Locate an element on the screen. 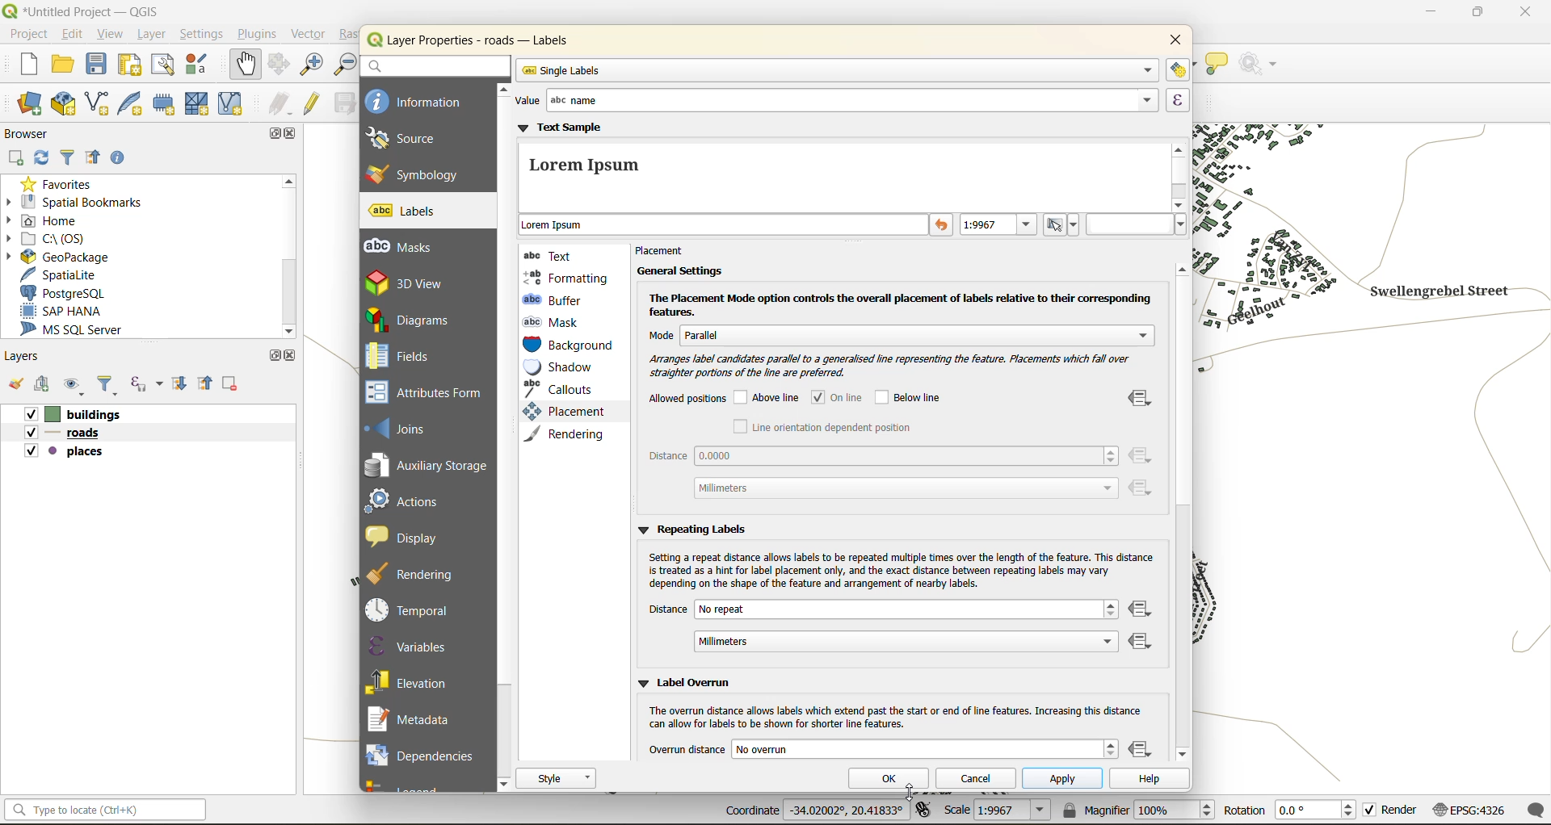 The width and height of the screenshot is (1551, 825). buffer is located at coordinates (557, 299).